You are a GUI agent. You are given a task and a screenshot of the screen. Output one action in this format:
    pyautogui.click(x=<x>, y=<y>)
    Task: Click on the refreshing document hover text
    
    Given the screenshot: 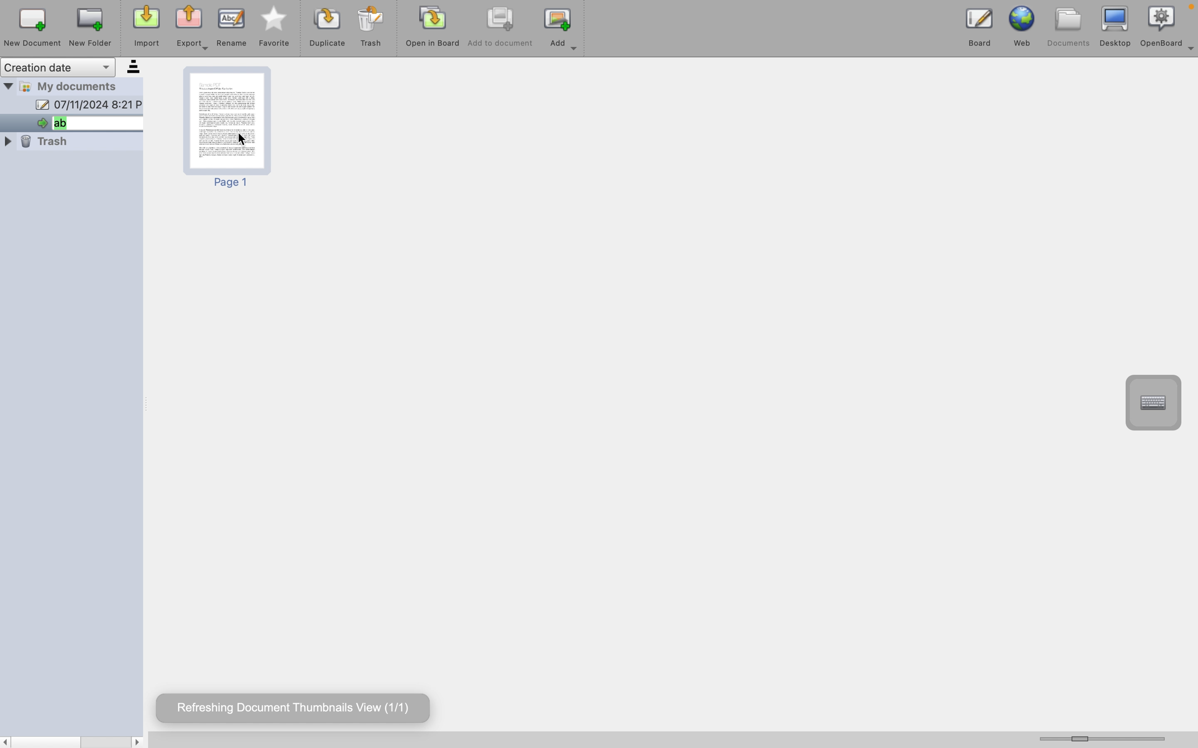 What is the action you would take?
    pyautogui.click(x=292, y=708)
    